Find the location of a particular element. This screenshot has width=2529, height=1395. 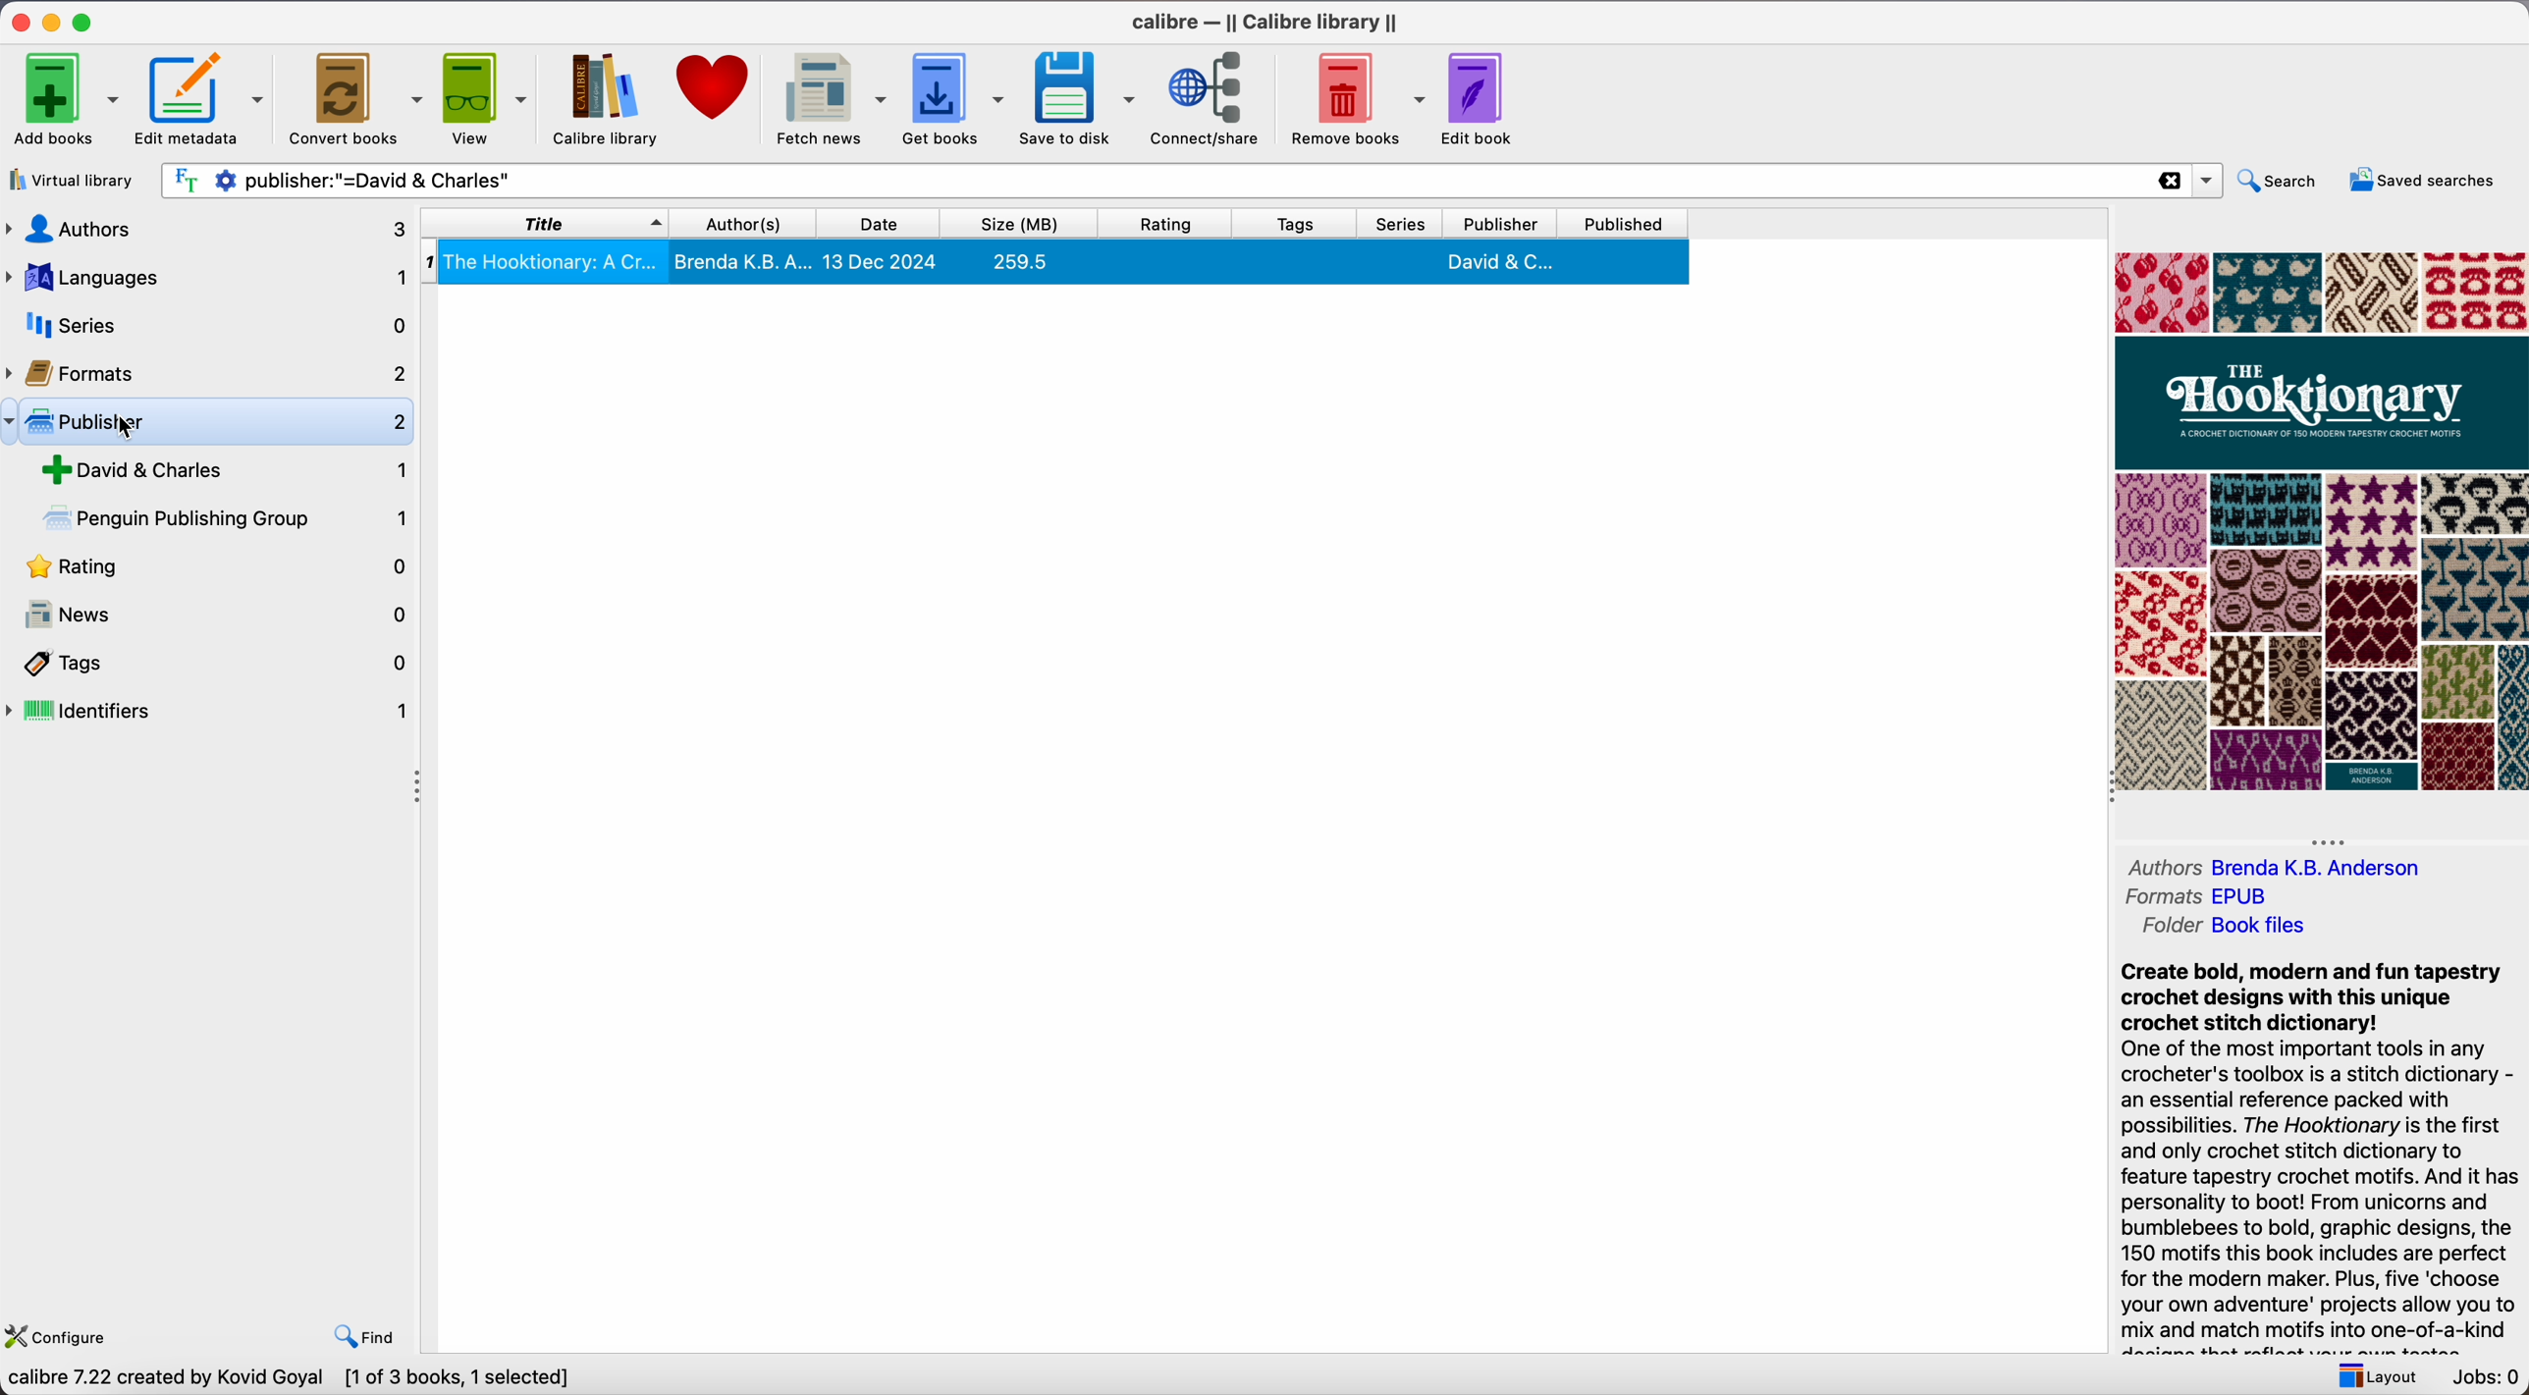

Calibre is located at coordinates (1267, 22).